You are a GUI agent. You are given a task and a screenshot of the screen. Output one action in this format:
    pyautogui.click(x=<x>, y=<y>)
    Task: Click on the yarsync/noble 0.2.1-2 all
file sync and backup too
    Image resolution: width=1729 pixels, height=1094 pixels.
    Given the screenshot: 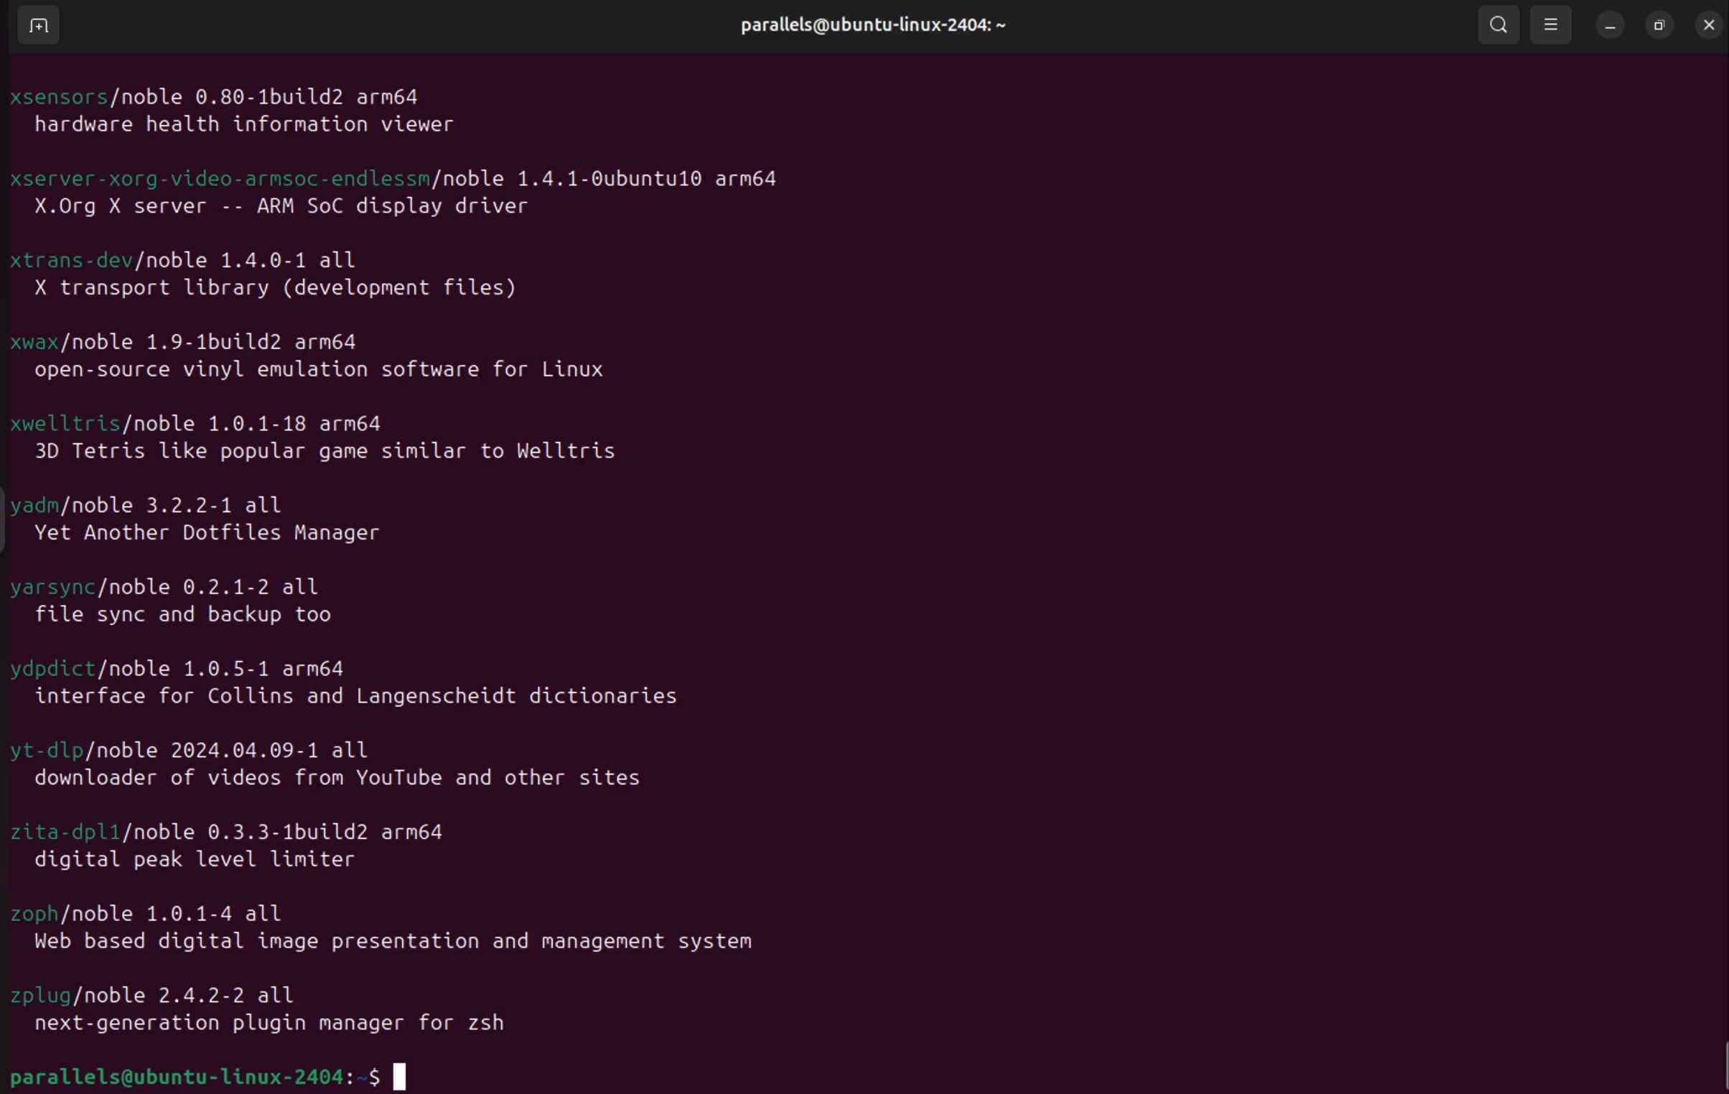 What is the action you would take?
    pyautogui.click(x=177, y=598)
    